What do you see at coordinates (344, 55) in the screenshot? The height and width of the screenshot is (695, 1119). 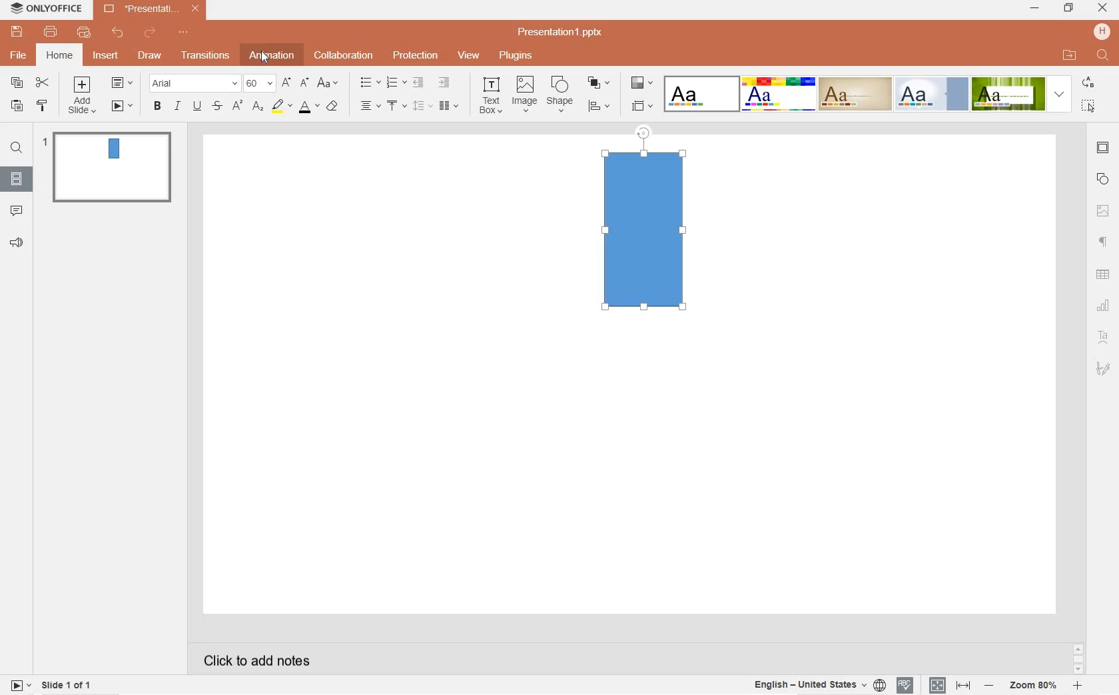 I see `collaboration` at bounding box center [344, 55].